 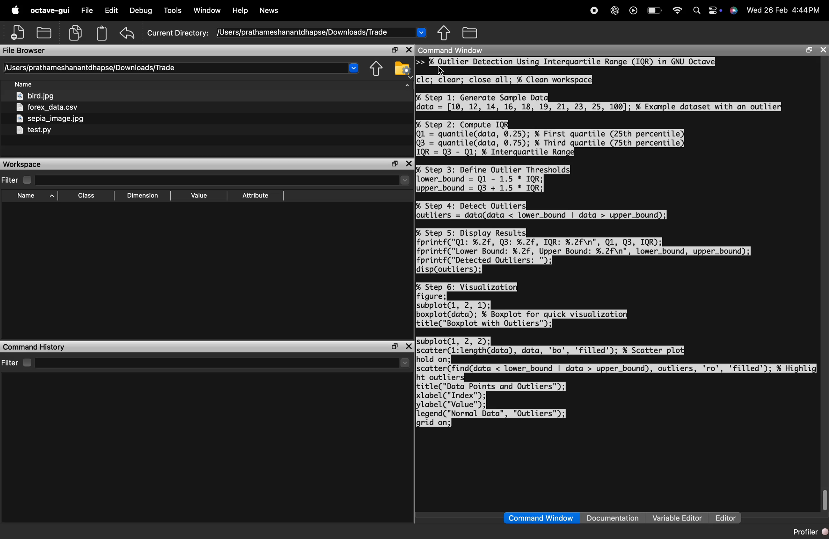 I want to click on Value, so click(x=200, y=196).